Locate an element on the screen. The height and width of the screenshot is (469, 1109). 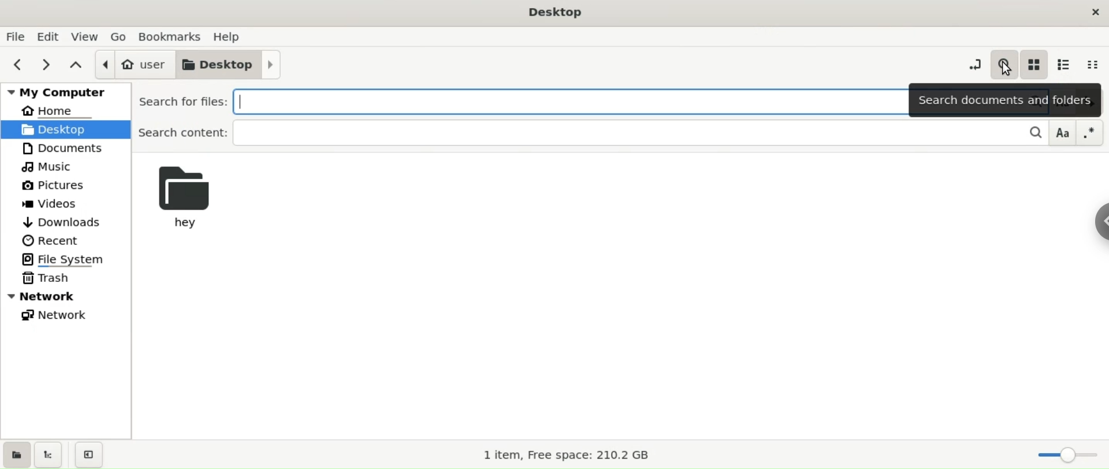
desktop is located at coordinates (230, 66).